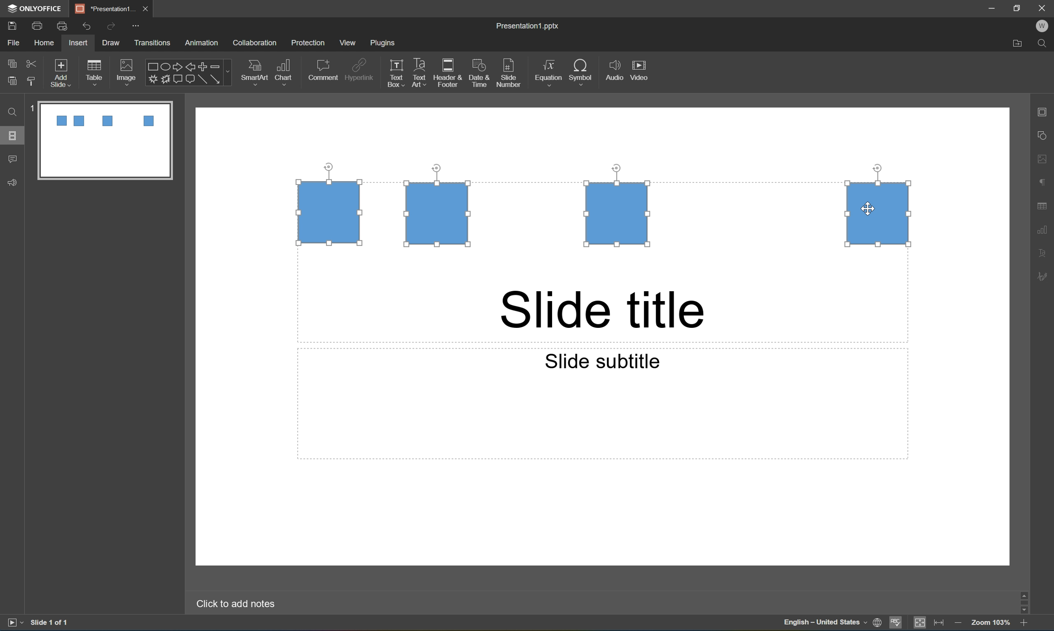 The height and width of the screenshot is (631, 1054). What do you see at coordinates (346, 43) in the screenshot?
I see `view` at bounding box center [346, 43].